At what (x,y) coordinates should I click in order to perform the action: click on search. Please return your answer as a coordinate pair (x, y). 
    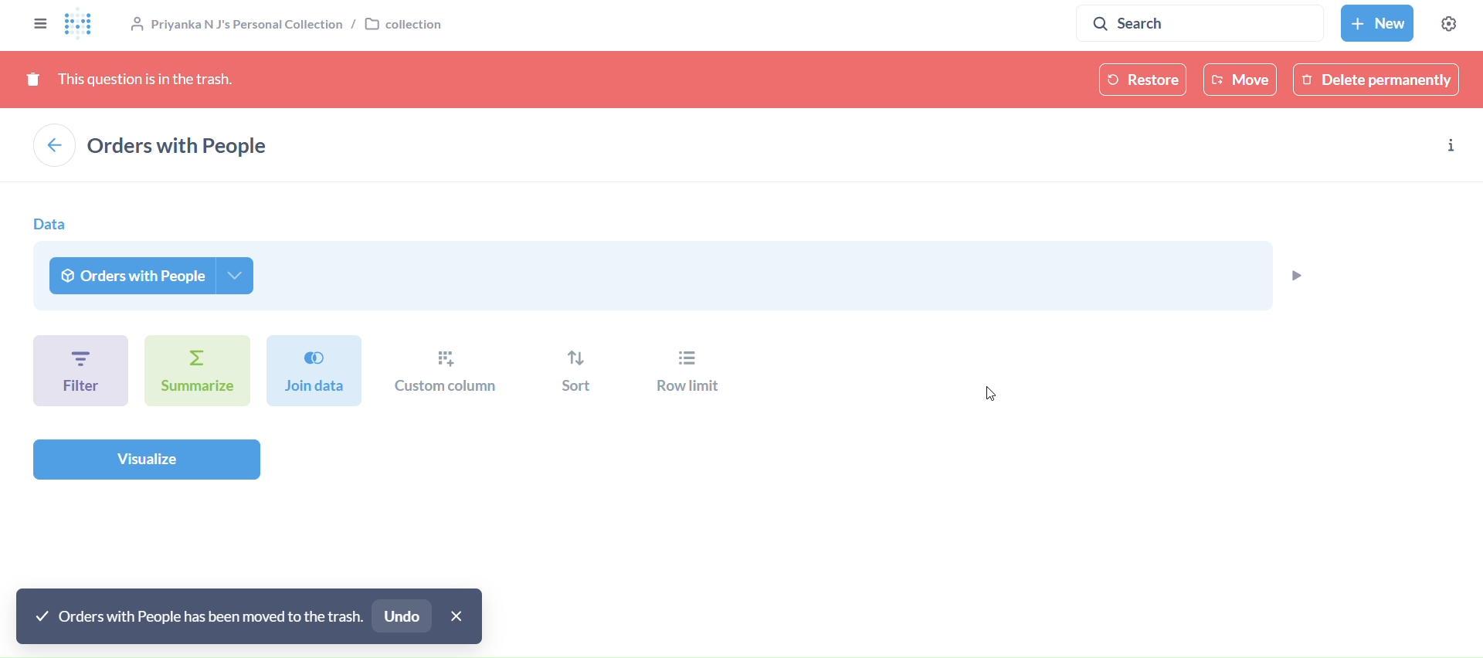
    Looking at the image, I should click on (1193, 23).